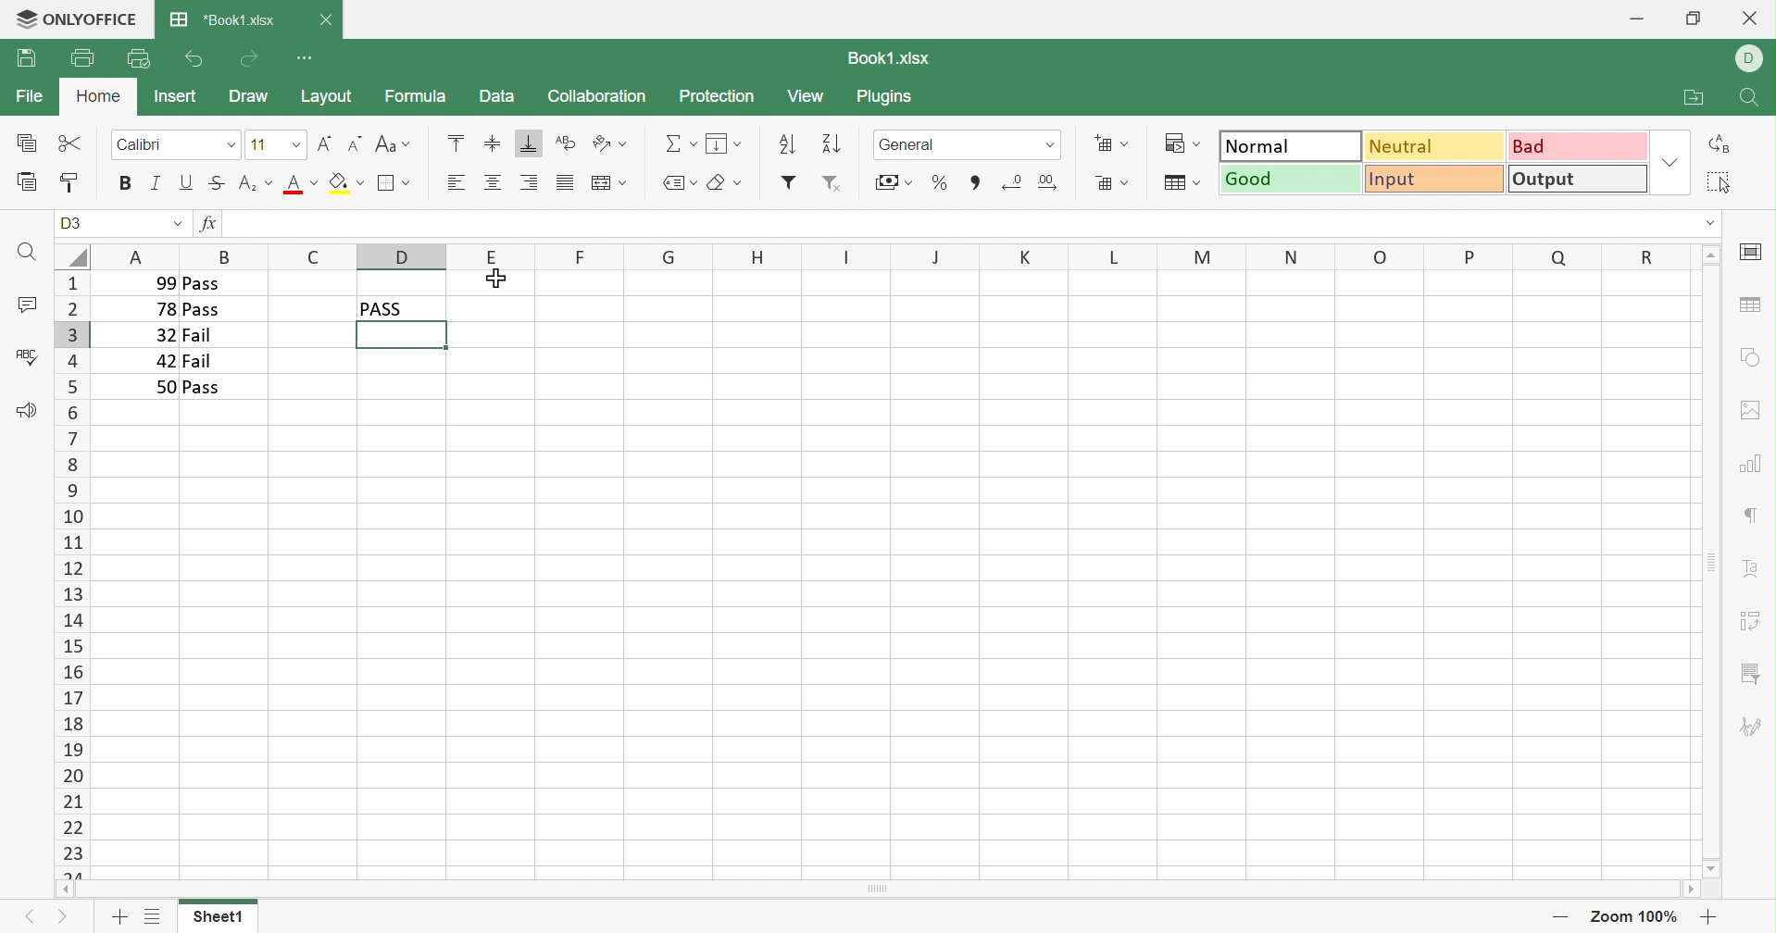 This screenshot has width=1776, height=933. What do you see at coordinates (202, 311) in the screenshot?
I see `Pass` at bounding box center [202, 311].